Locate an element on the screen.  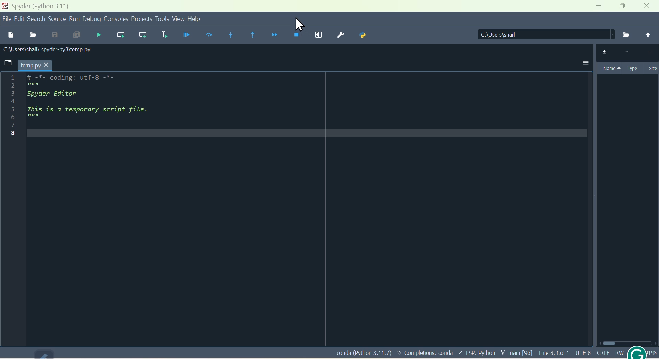
Location of the file - C:\Users\shail\.spyder-py3\temp.py is located at coordinates (57, 49).